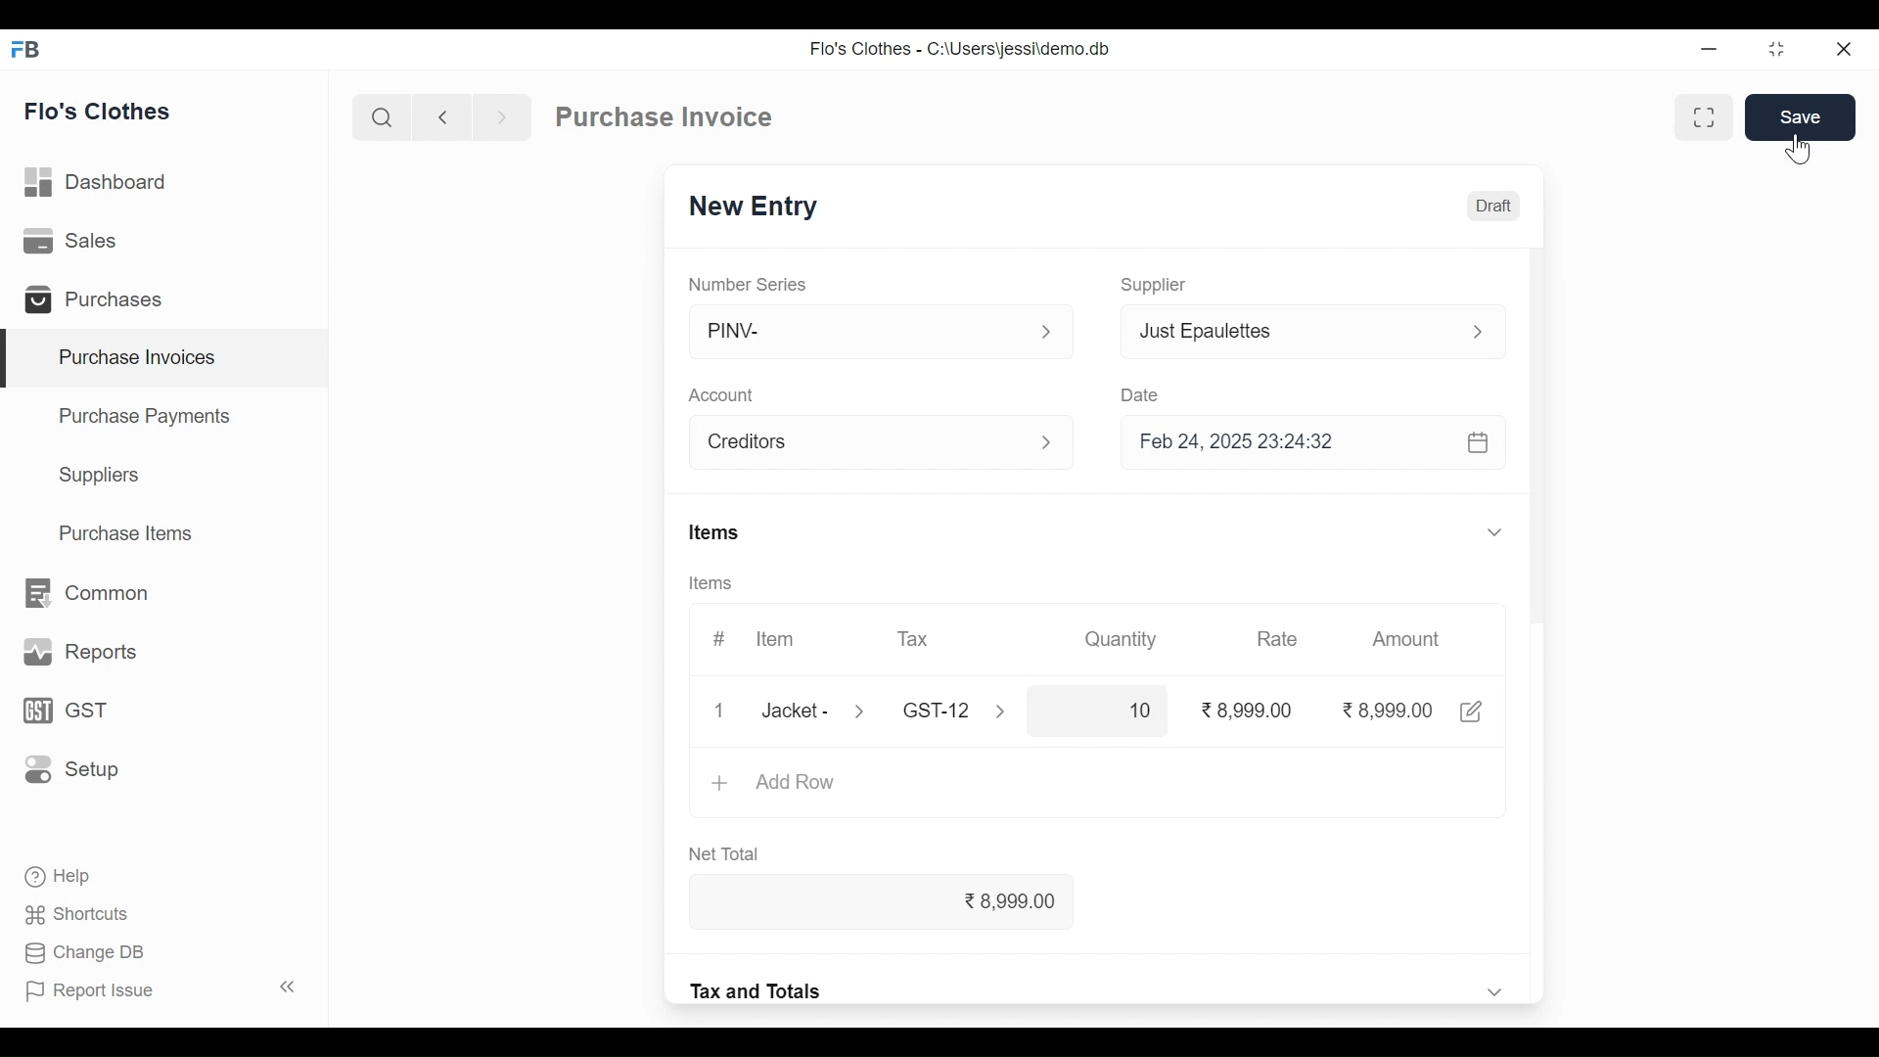 The width and height of the screenshot is (1879, 1057). I want to click on Cursor, so click(1802, 149).